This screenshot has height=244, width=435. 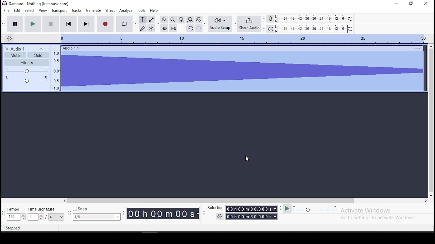 I want to click on audio, so click(x=23, y=49).